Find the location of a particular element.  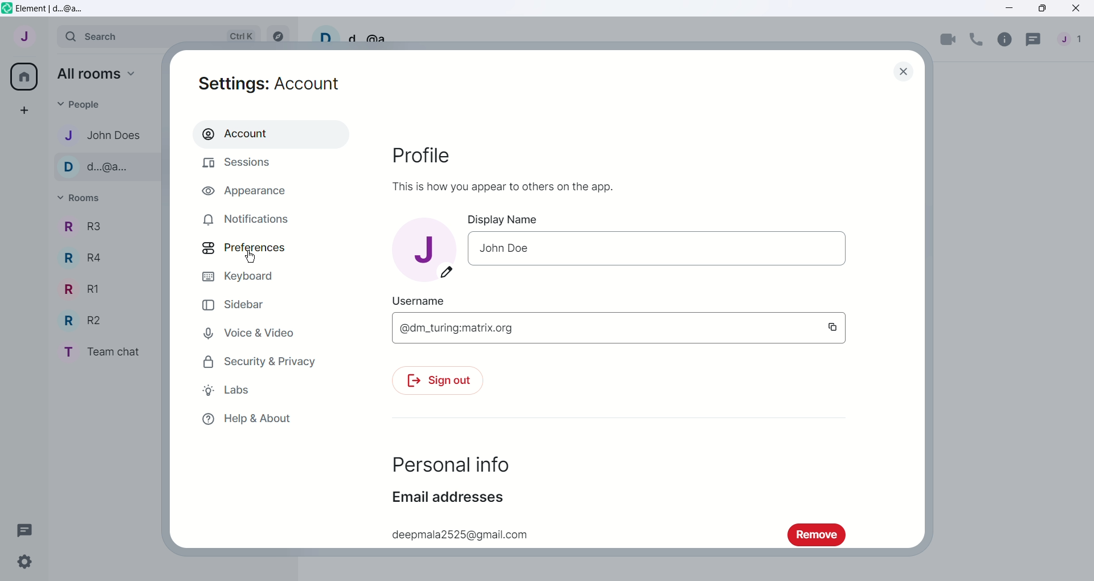

Cursor is located at coordinates (250, 256).